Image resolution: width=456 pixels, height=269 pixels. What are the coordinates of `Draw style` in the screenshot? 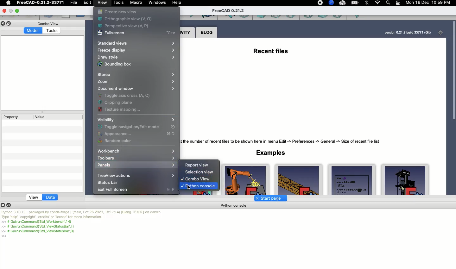 It's located at (136, 58).